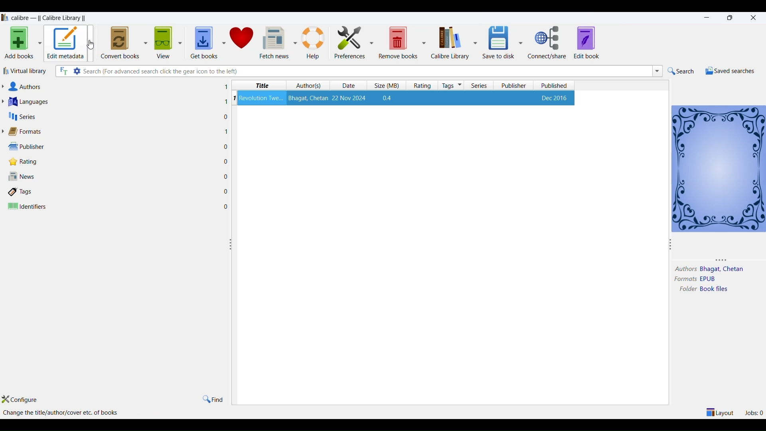  Describe the element at coordinates (710, 279) in the screenshot. I see `format type` at that location.